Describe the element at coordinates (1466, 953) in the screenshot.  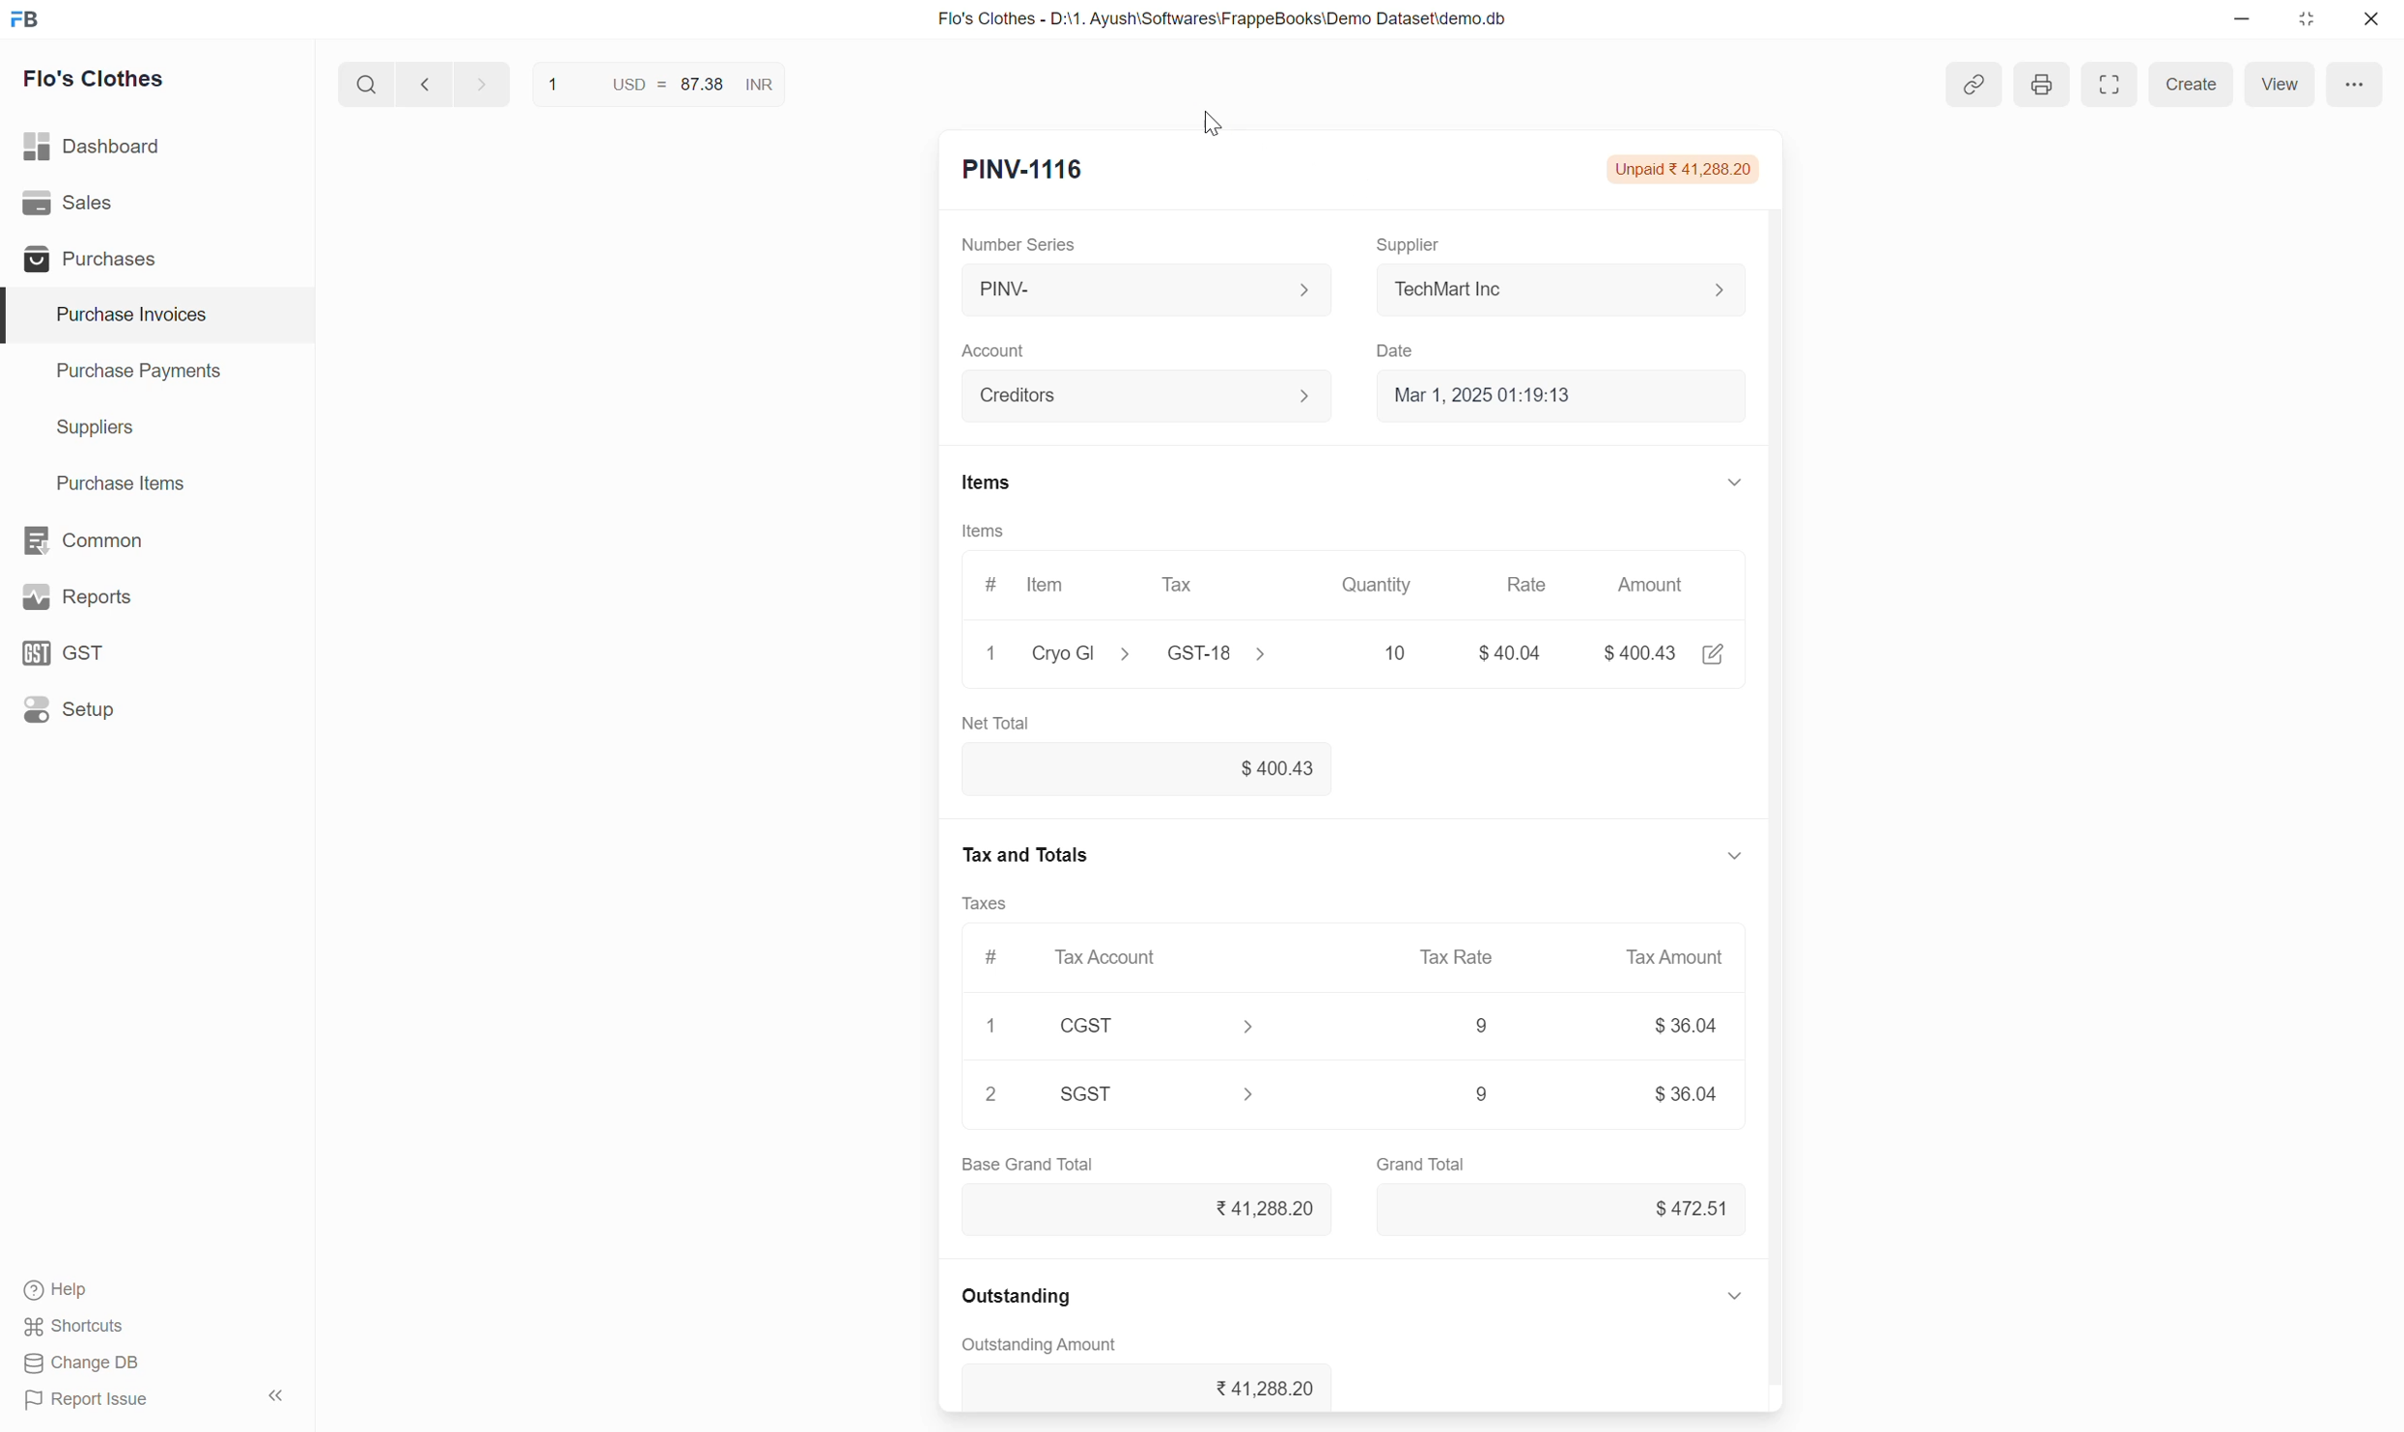
I see `Tax Rate` at that location.